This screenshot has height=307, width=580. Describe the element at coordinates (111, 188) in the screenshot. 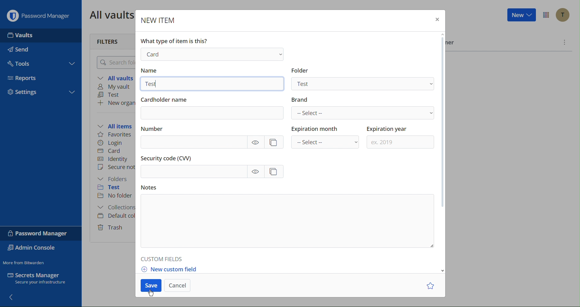

I see `Test` at that location.